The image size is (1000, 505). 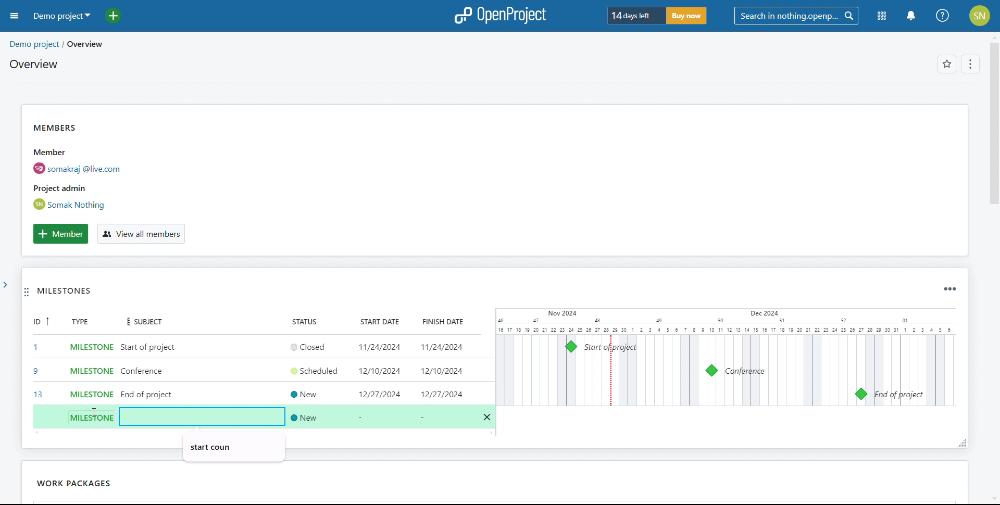 I want to click on demo project, so click(x=60, y=16).